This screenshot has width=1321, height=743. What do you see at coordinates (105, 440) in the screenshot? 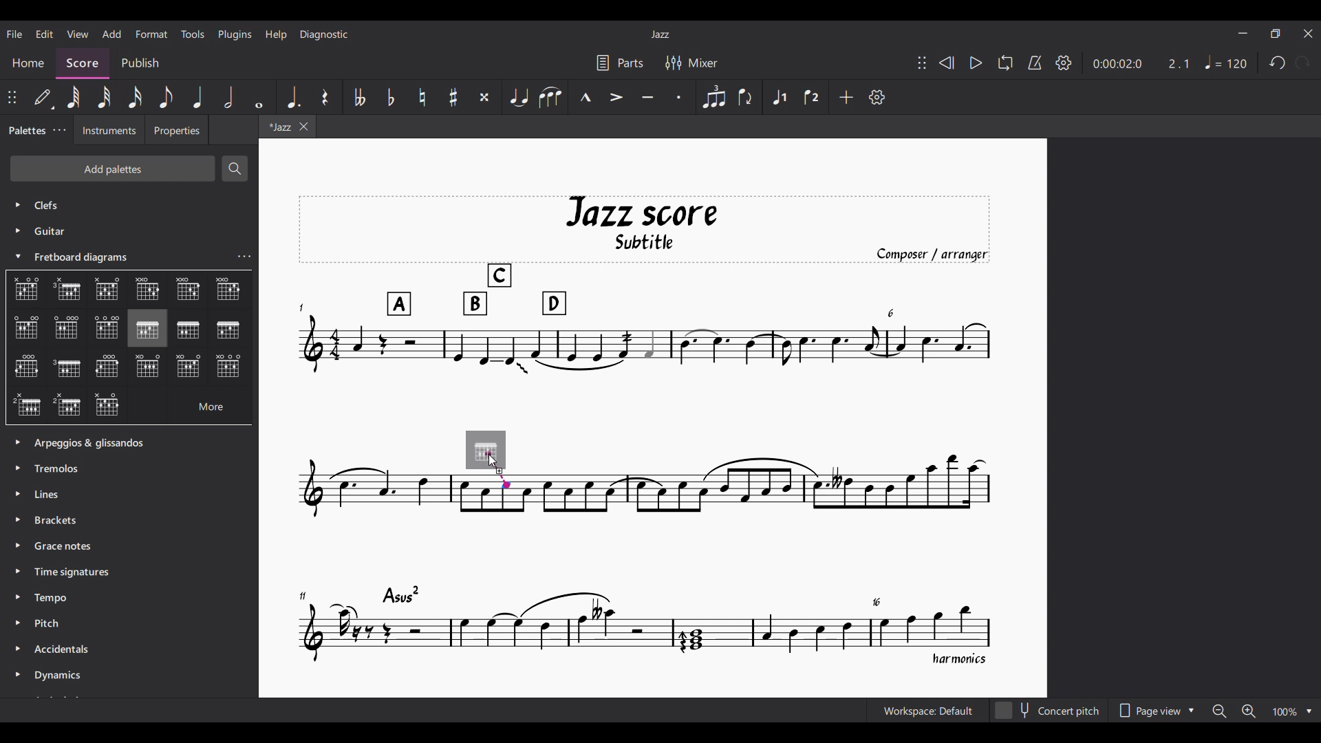
I see `Palette options` at bounding box center [105, 440].